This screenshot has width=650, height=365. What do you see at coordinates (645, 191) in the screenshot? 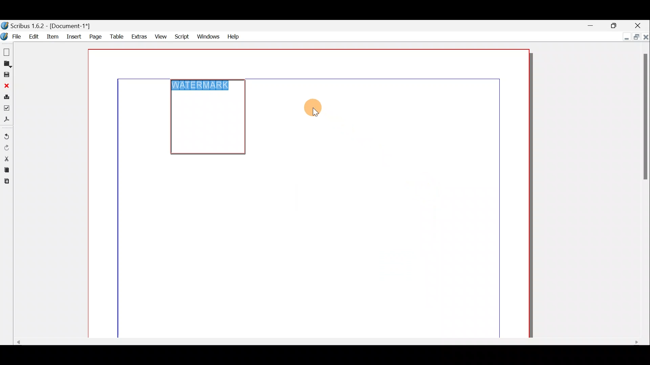
I see `Scroll bar` at bounding box center [645, 191].